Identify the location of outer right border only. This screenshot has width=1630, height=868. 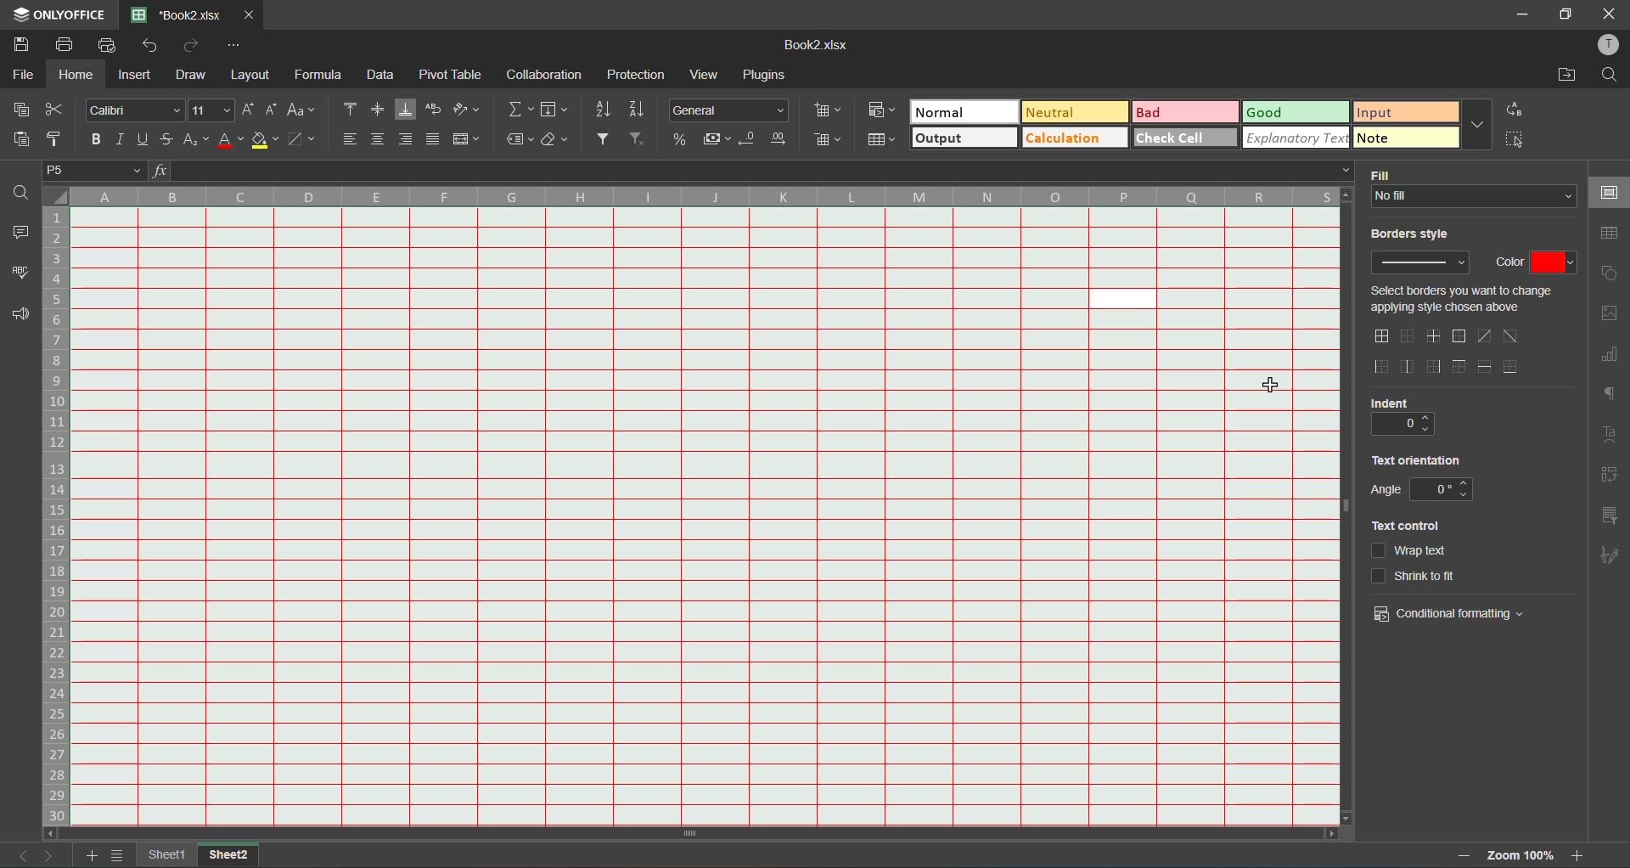
(1438, 367).